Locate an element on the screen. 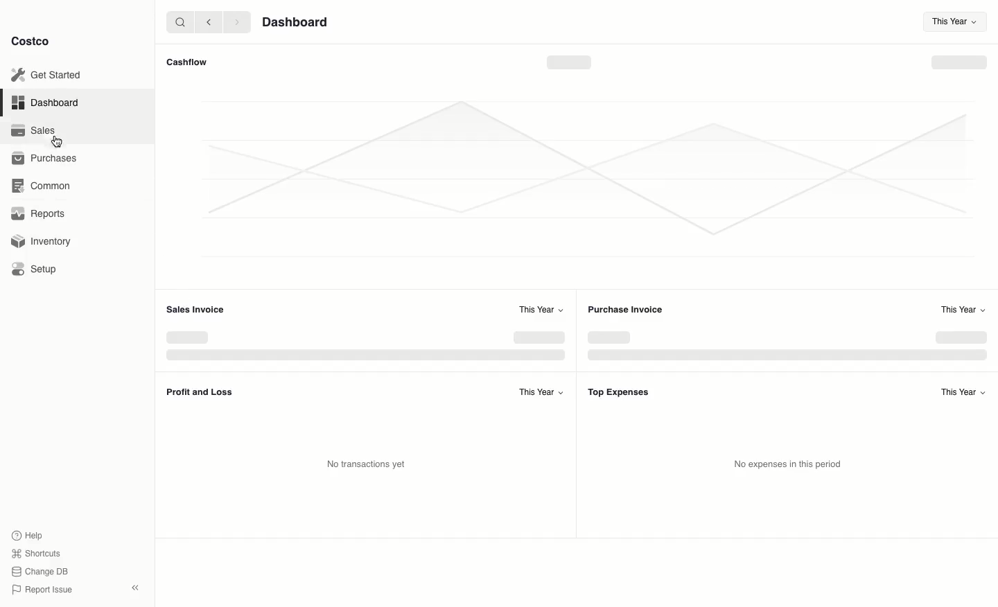  Shortcuts is located at coordinates (35, 554).